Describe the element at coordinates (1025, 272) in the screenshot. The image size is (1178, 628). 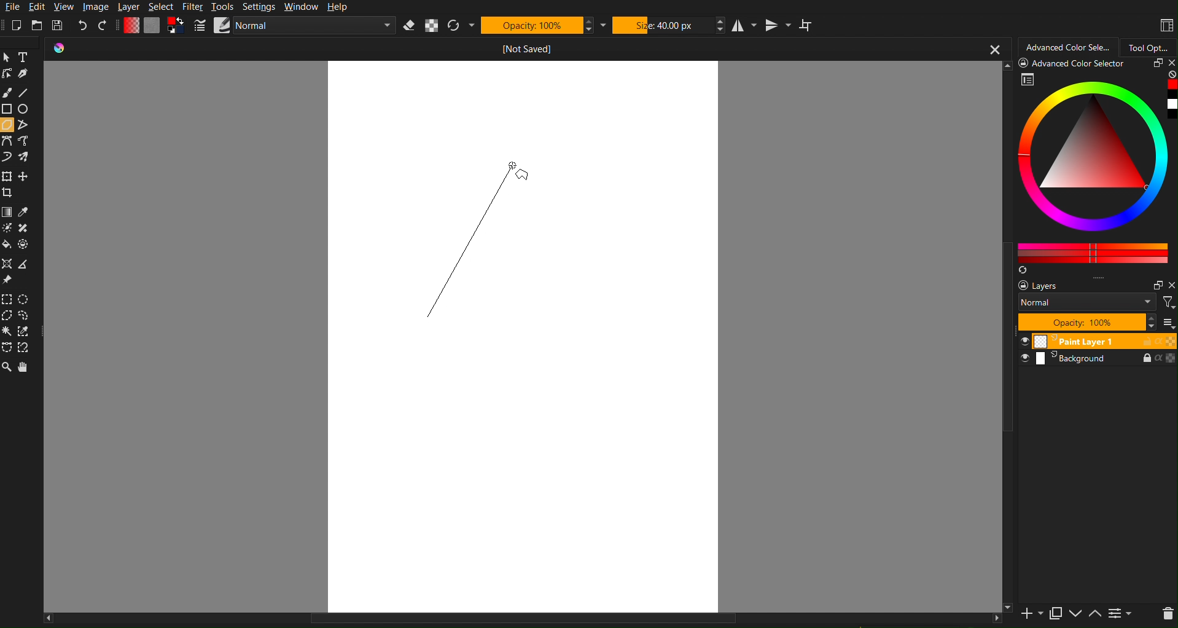
I see `create a list of colors from the image` at that location.